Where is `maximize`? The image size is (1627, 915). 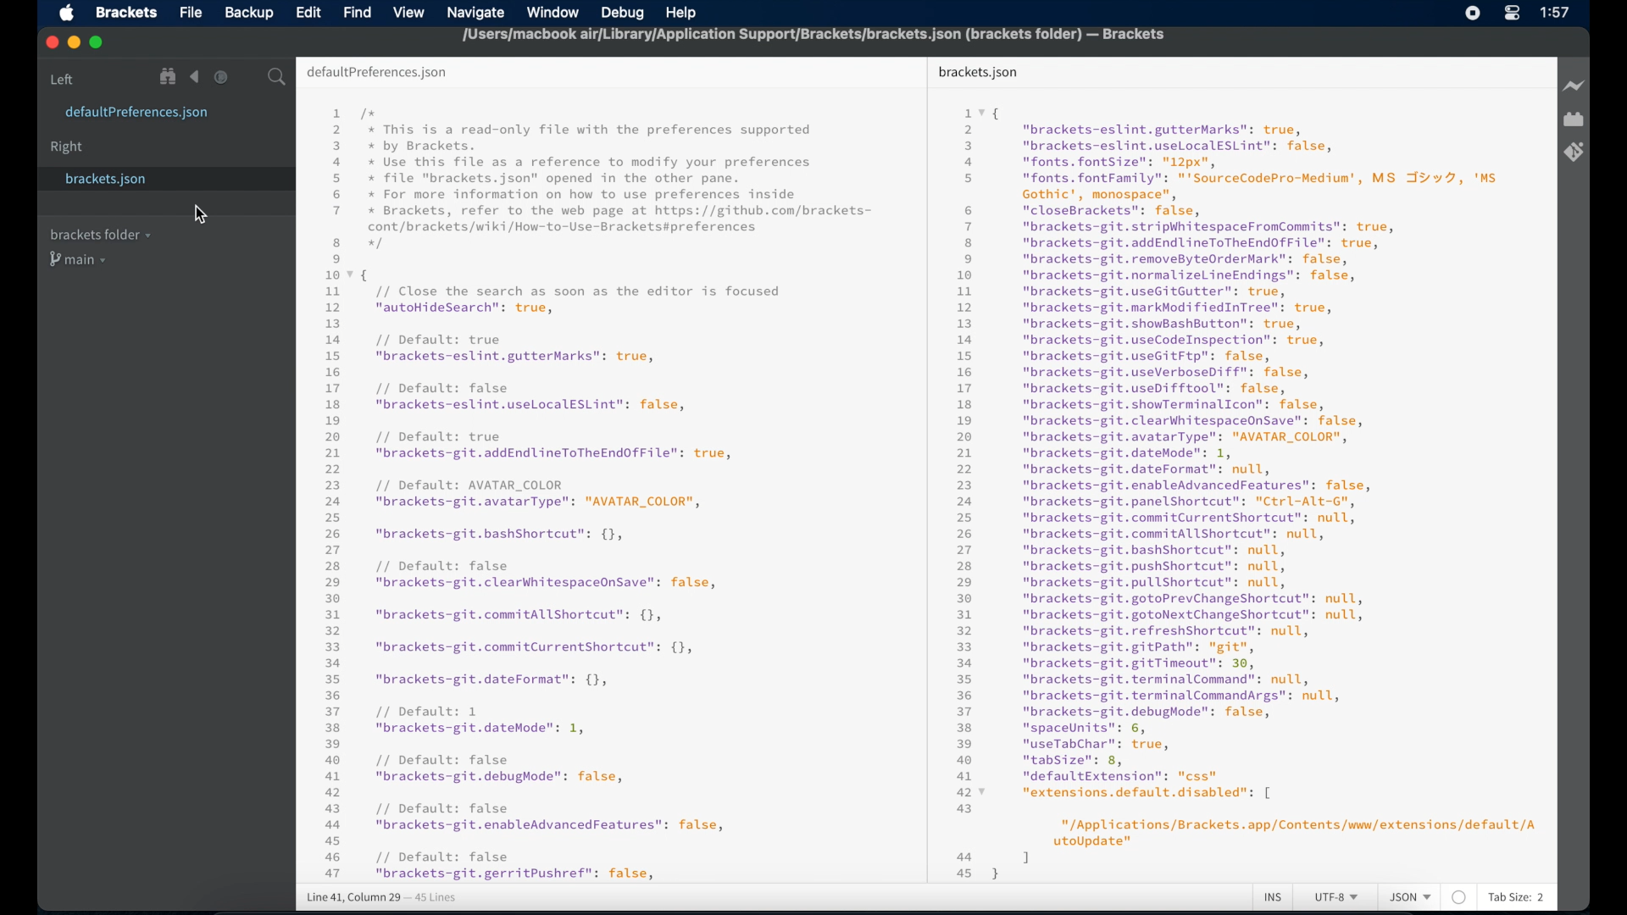 maximize is located at coordinates (97, 43).